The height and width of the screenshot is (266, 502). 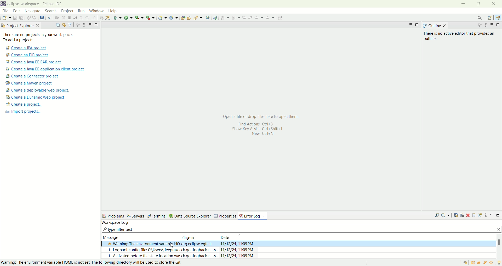 What do you see at coordinates (141, 216) in the screenshot?
I see `servers` at bounding box center [141, 216].